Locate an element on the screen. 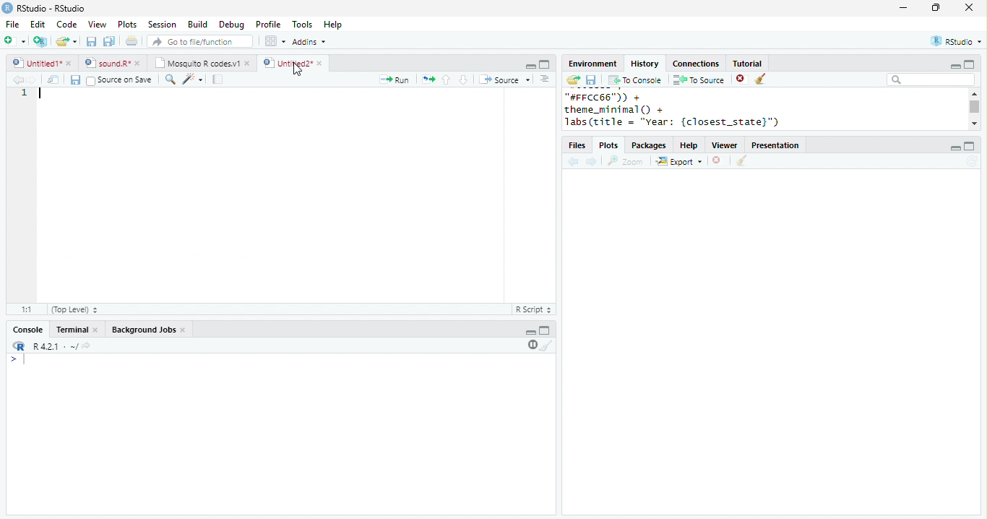 The height and width of the screenshot is (519, 987). scroll bar is located at coordinates (975, 107).